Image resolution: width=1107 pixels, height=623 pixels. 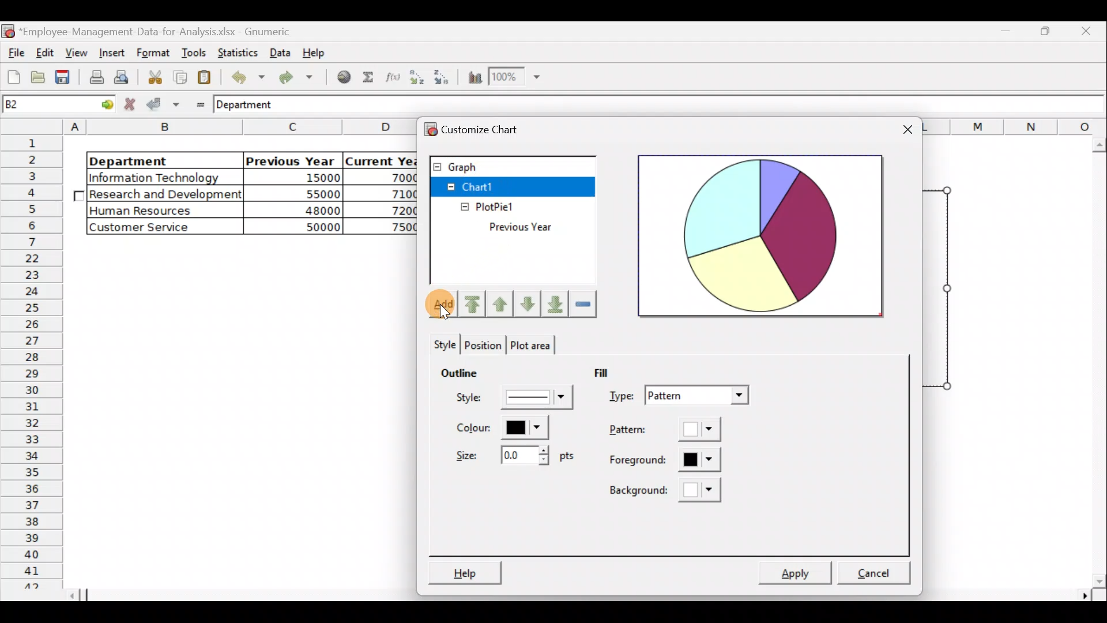 I want to click on Edit, so click(x=46, y=51).